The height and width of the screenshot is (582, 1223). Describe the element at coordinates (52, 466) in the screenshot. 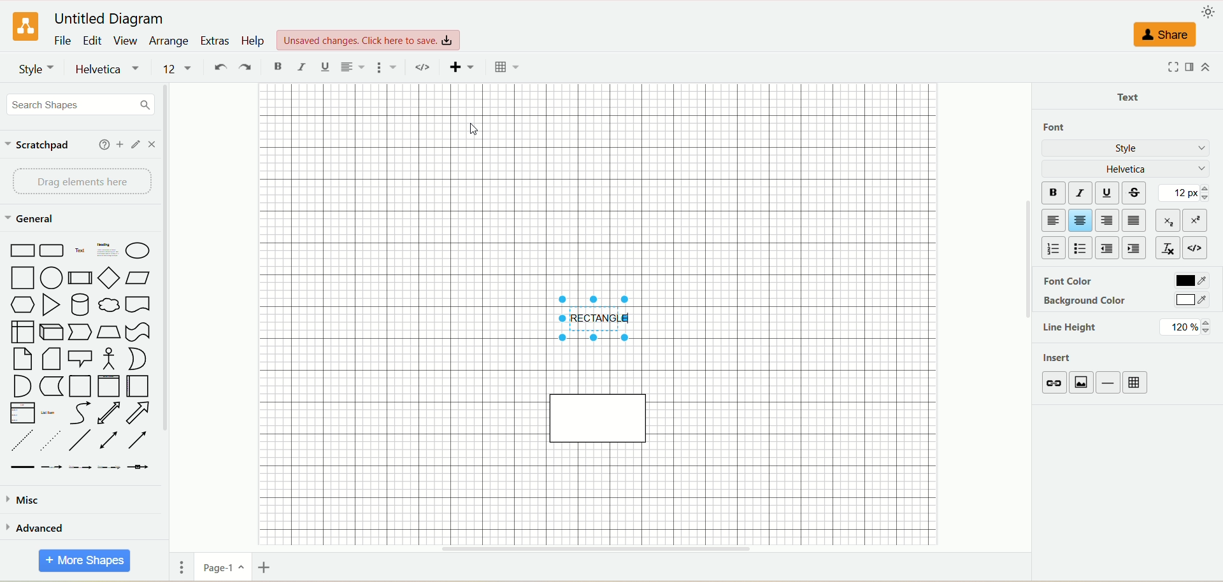

I see `connector 2` at that location.